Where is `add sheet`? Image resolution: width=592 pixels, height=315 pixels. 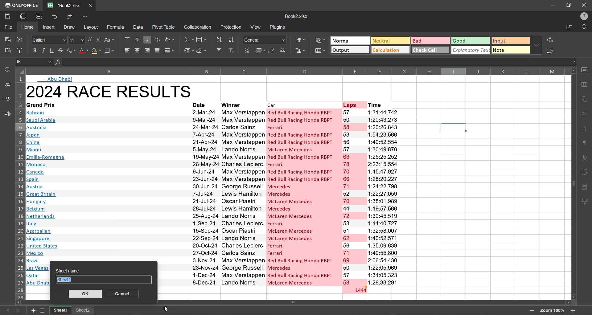 add sheet is located at coordinates (34, 310).